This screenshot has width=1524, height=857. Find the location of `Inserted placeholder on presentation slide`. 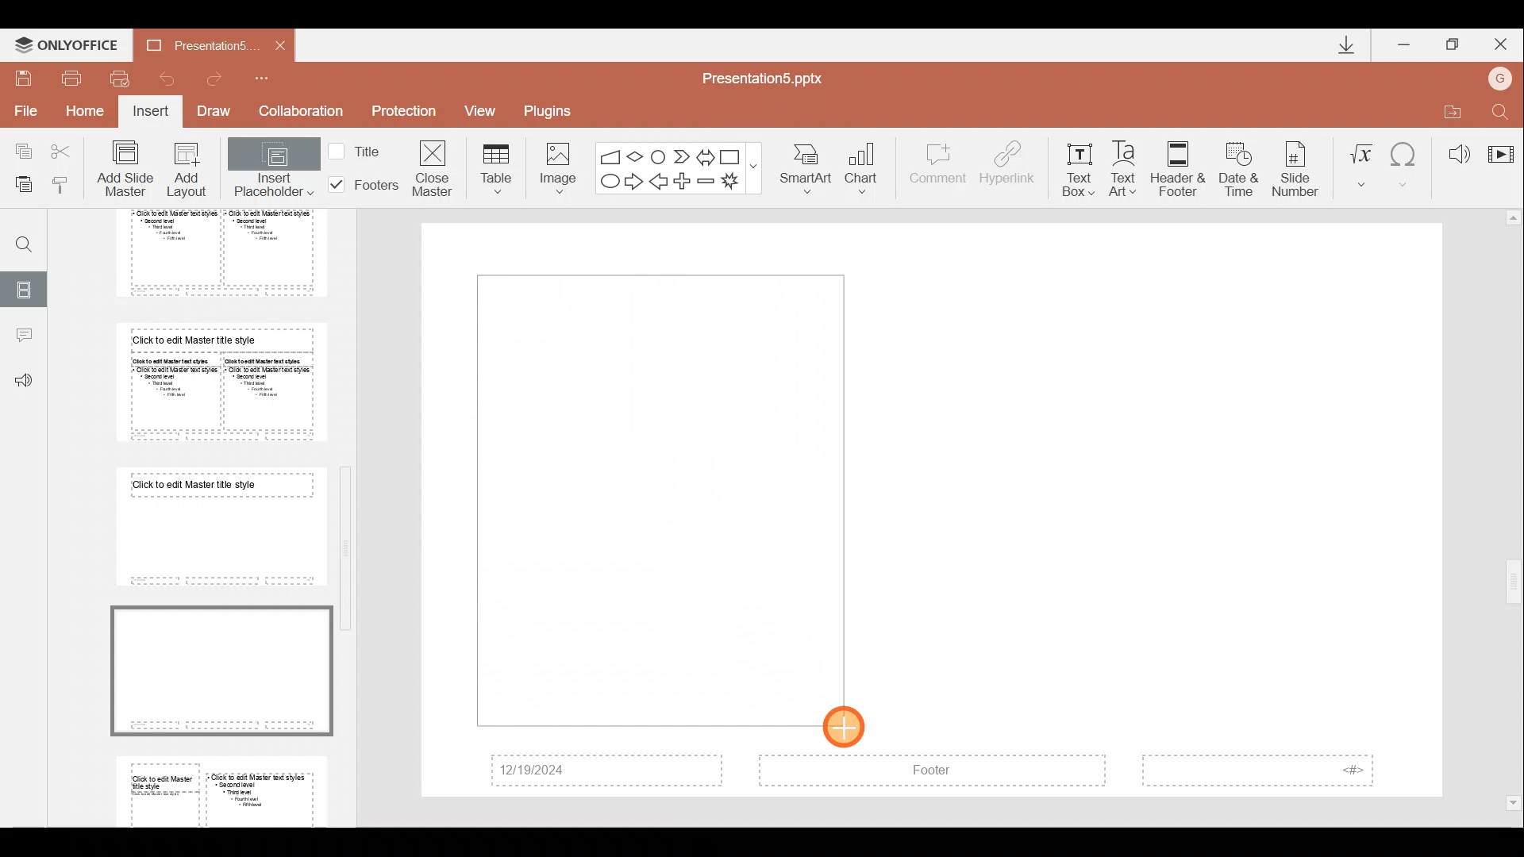

Inserted placeholder on presentation slide is located at coordinates (653, 499).